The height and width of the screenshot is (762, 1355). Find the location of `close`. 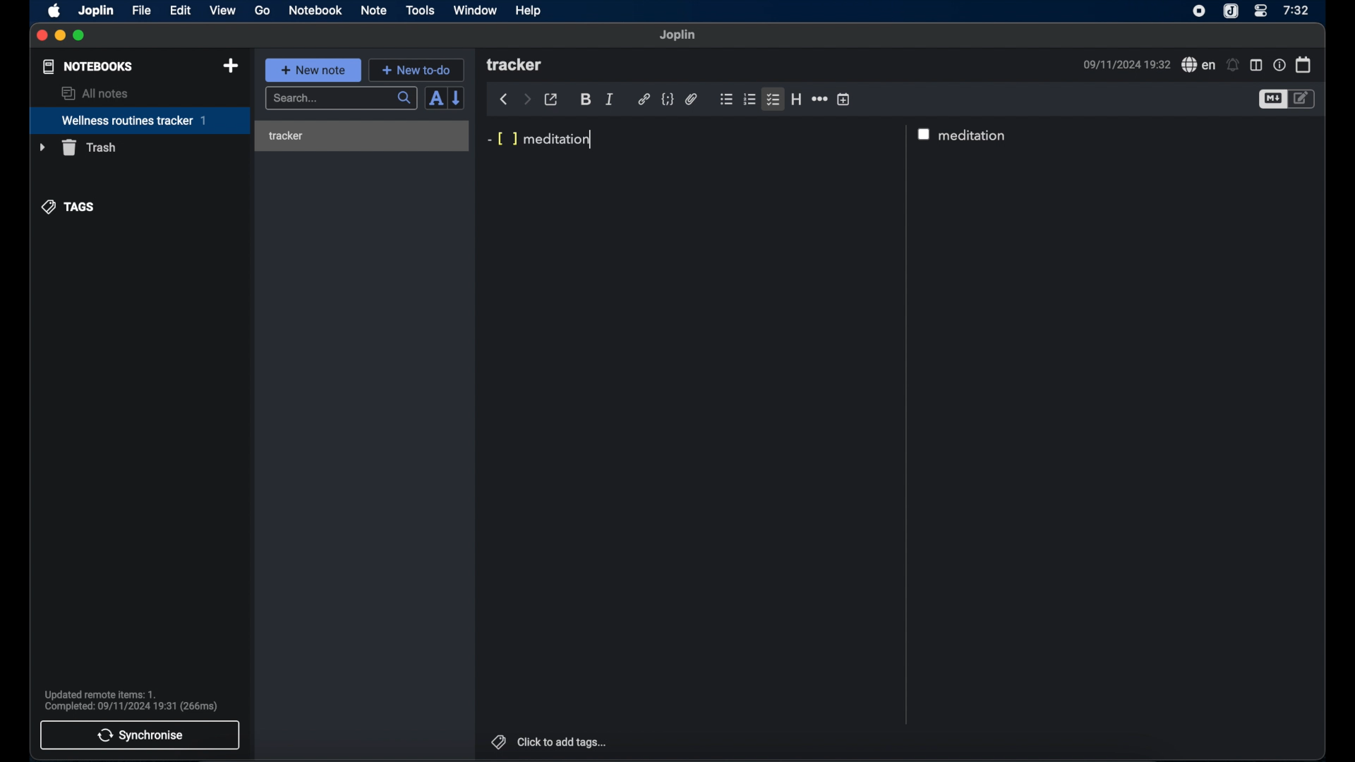

close is located at coordinates (42, 36).